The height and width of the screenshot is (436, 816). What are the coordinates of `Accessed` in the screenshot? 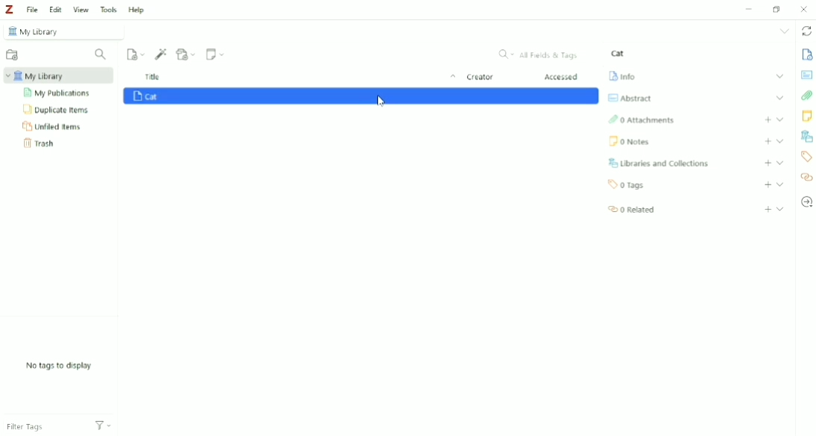 It's located at (562, 77).